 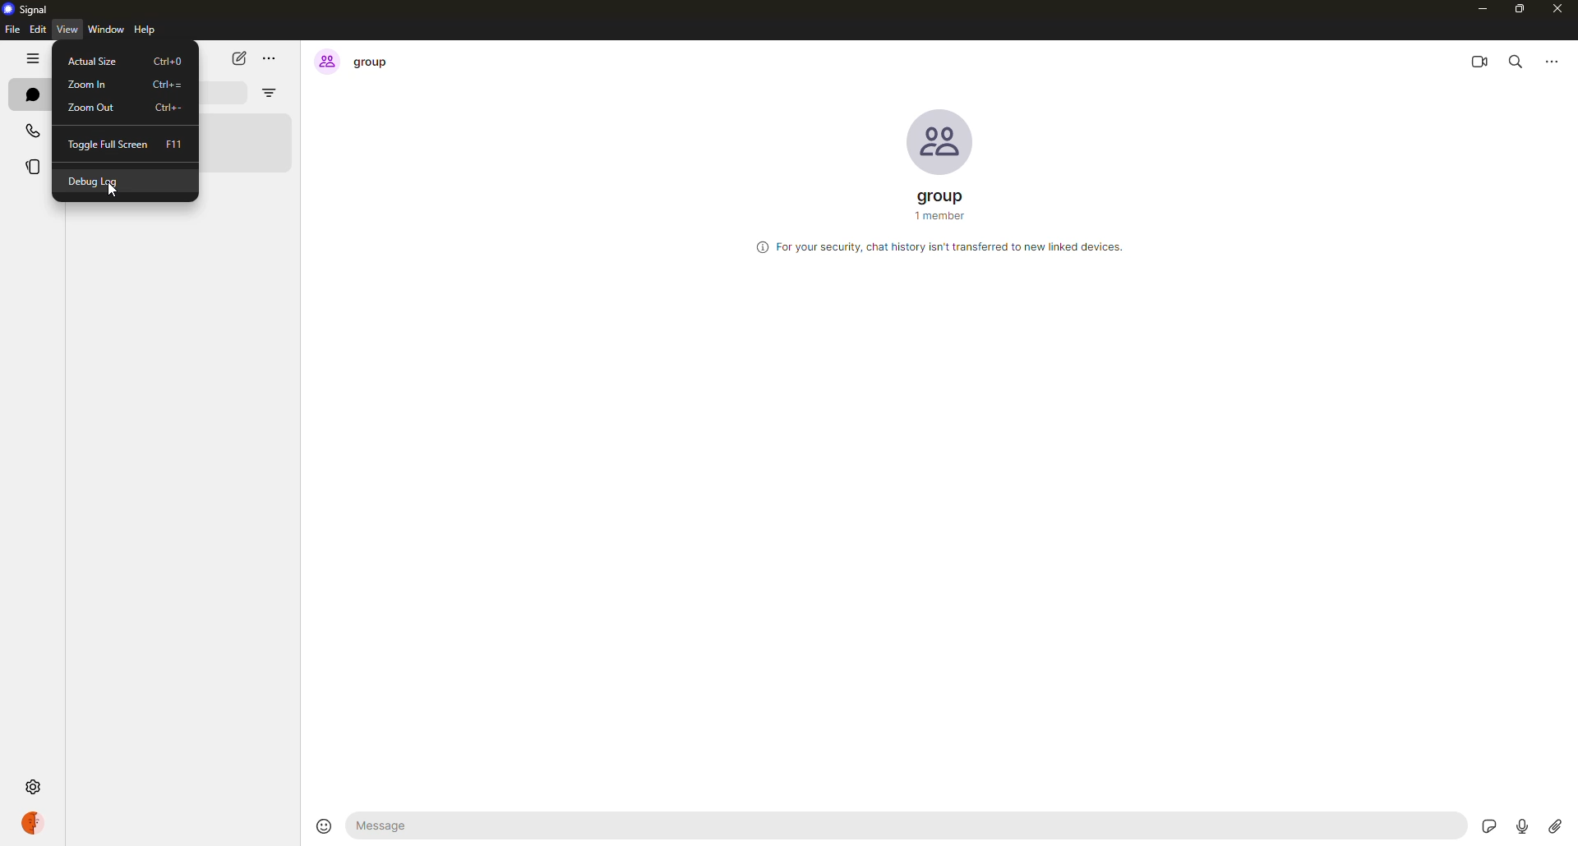 What do you see at coordinates (37, 30) in the screenshot?
I see `edit` at bounding box center [37, 30].